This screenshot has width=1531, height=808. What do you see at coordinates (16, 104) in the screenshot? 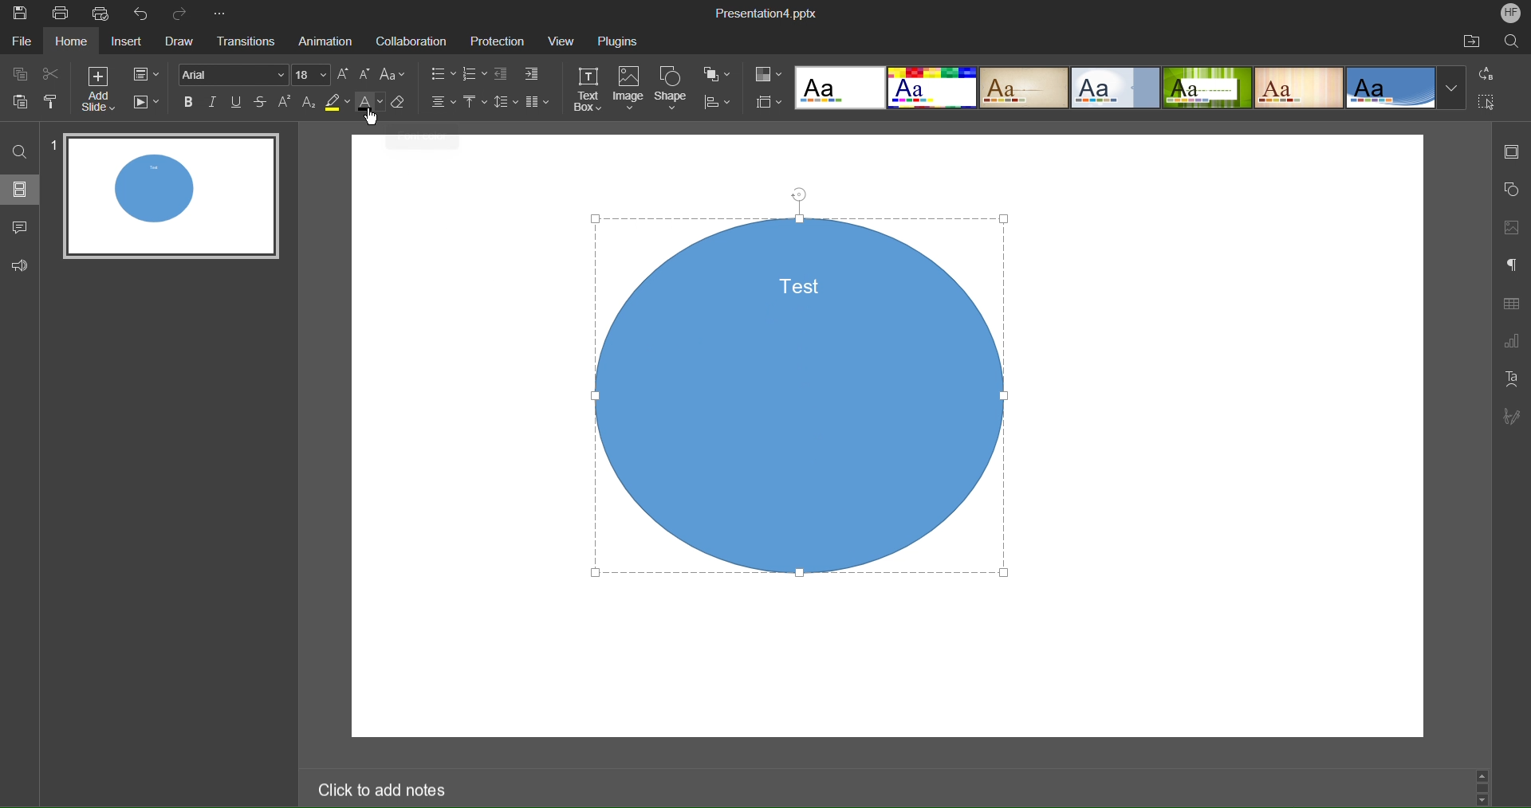
I see `Paste` at bounding box center [16, 104].